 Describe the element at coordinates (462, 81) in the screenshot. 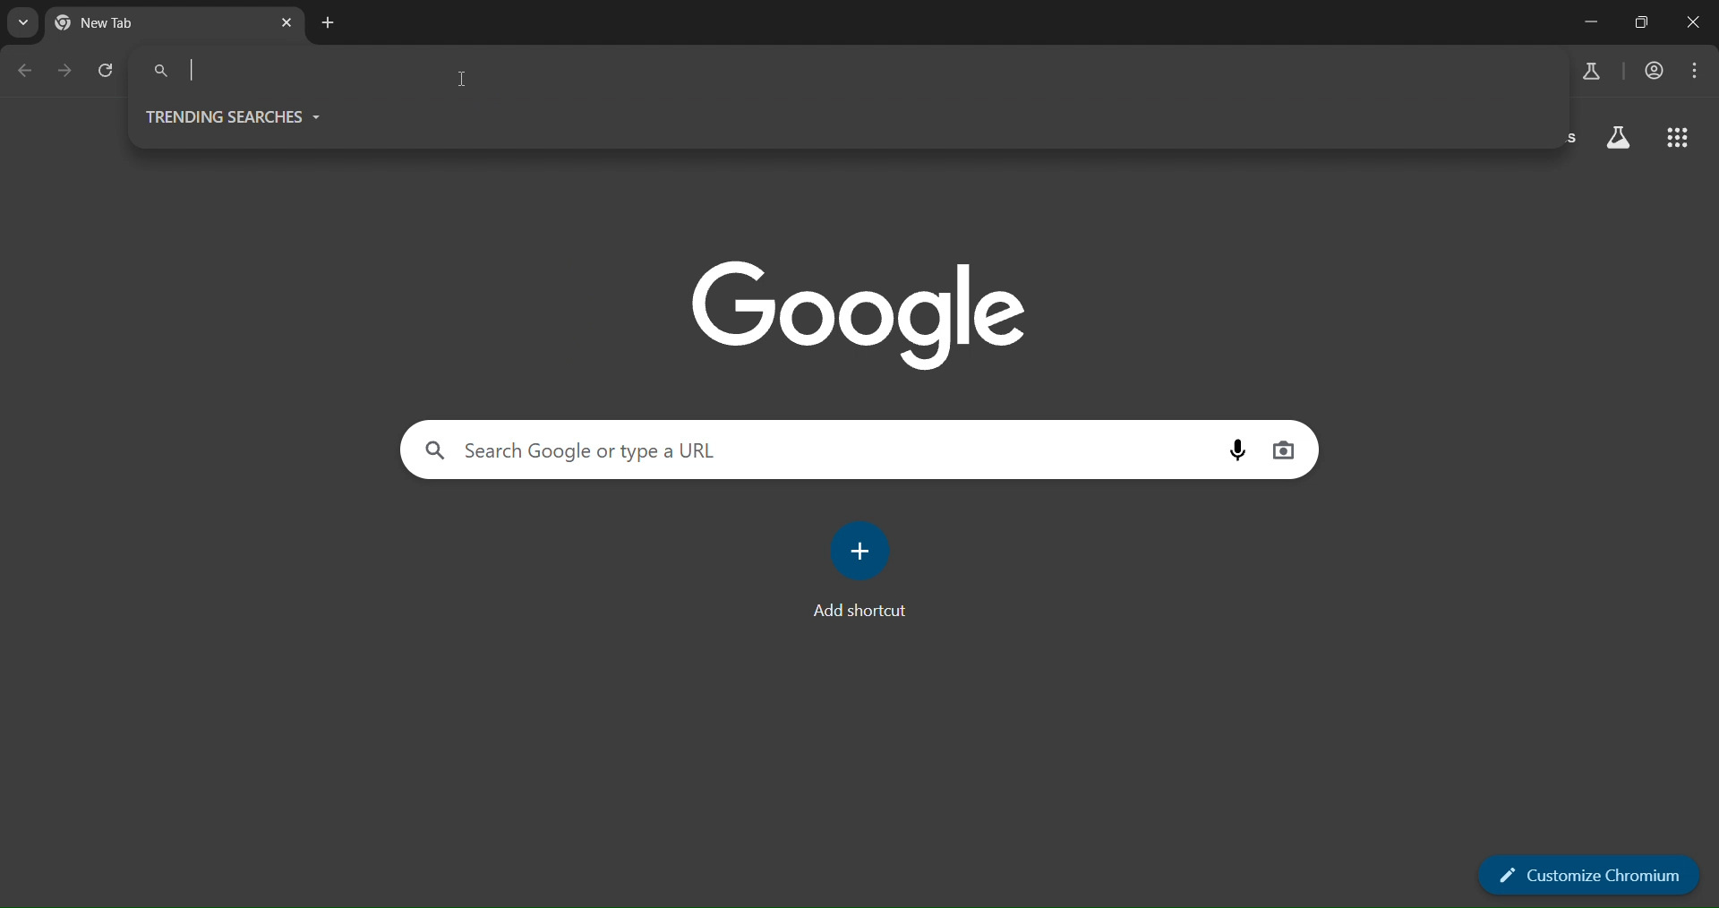

I see `cursor` at that location.